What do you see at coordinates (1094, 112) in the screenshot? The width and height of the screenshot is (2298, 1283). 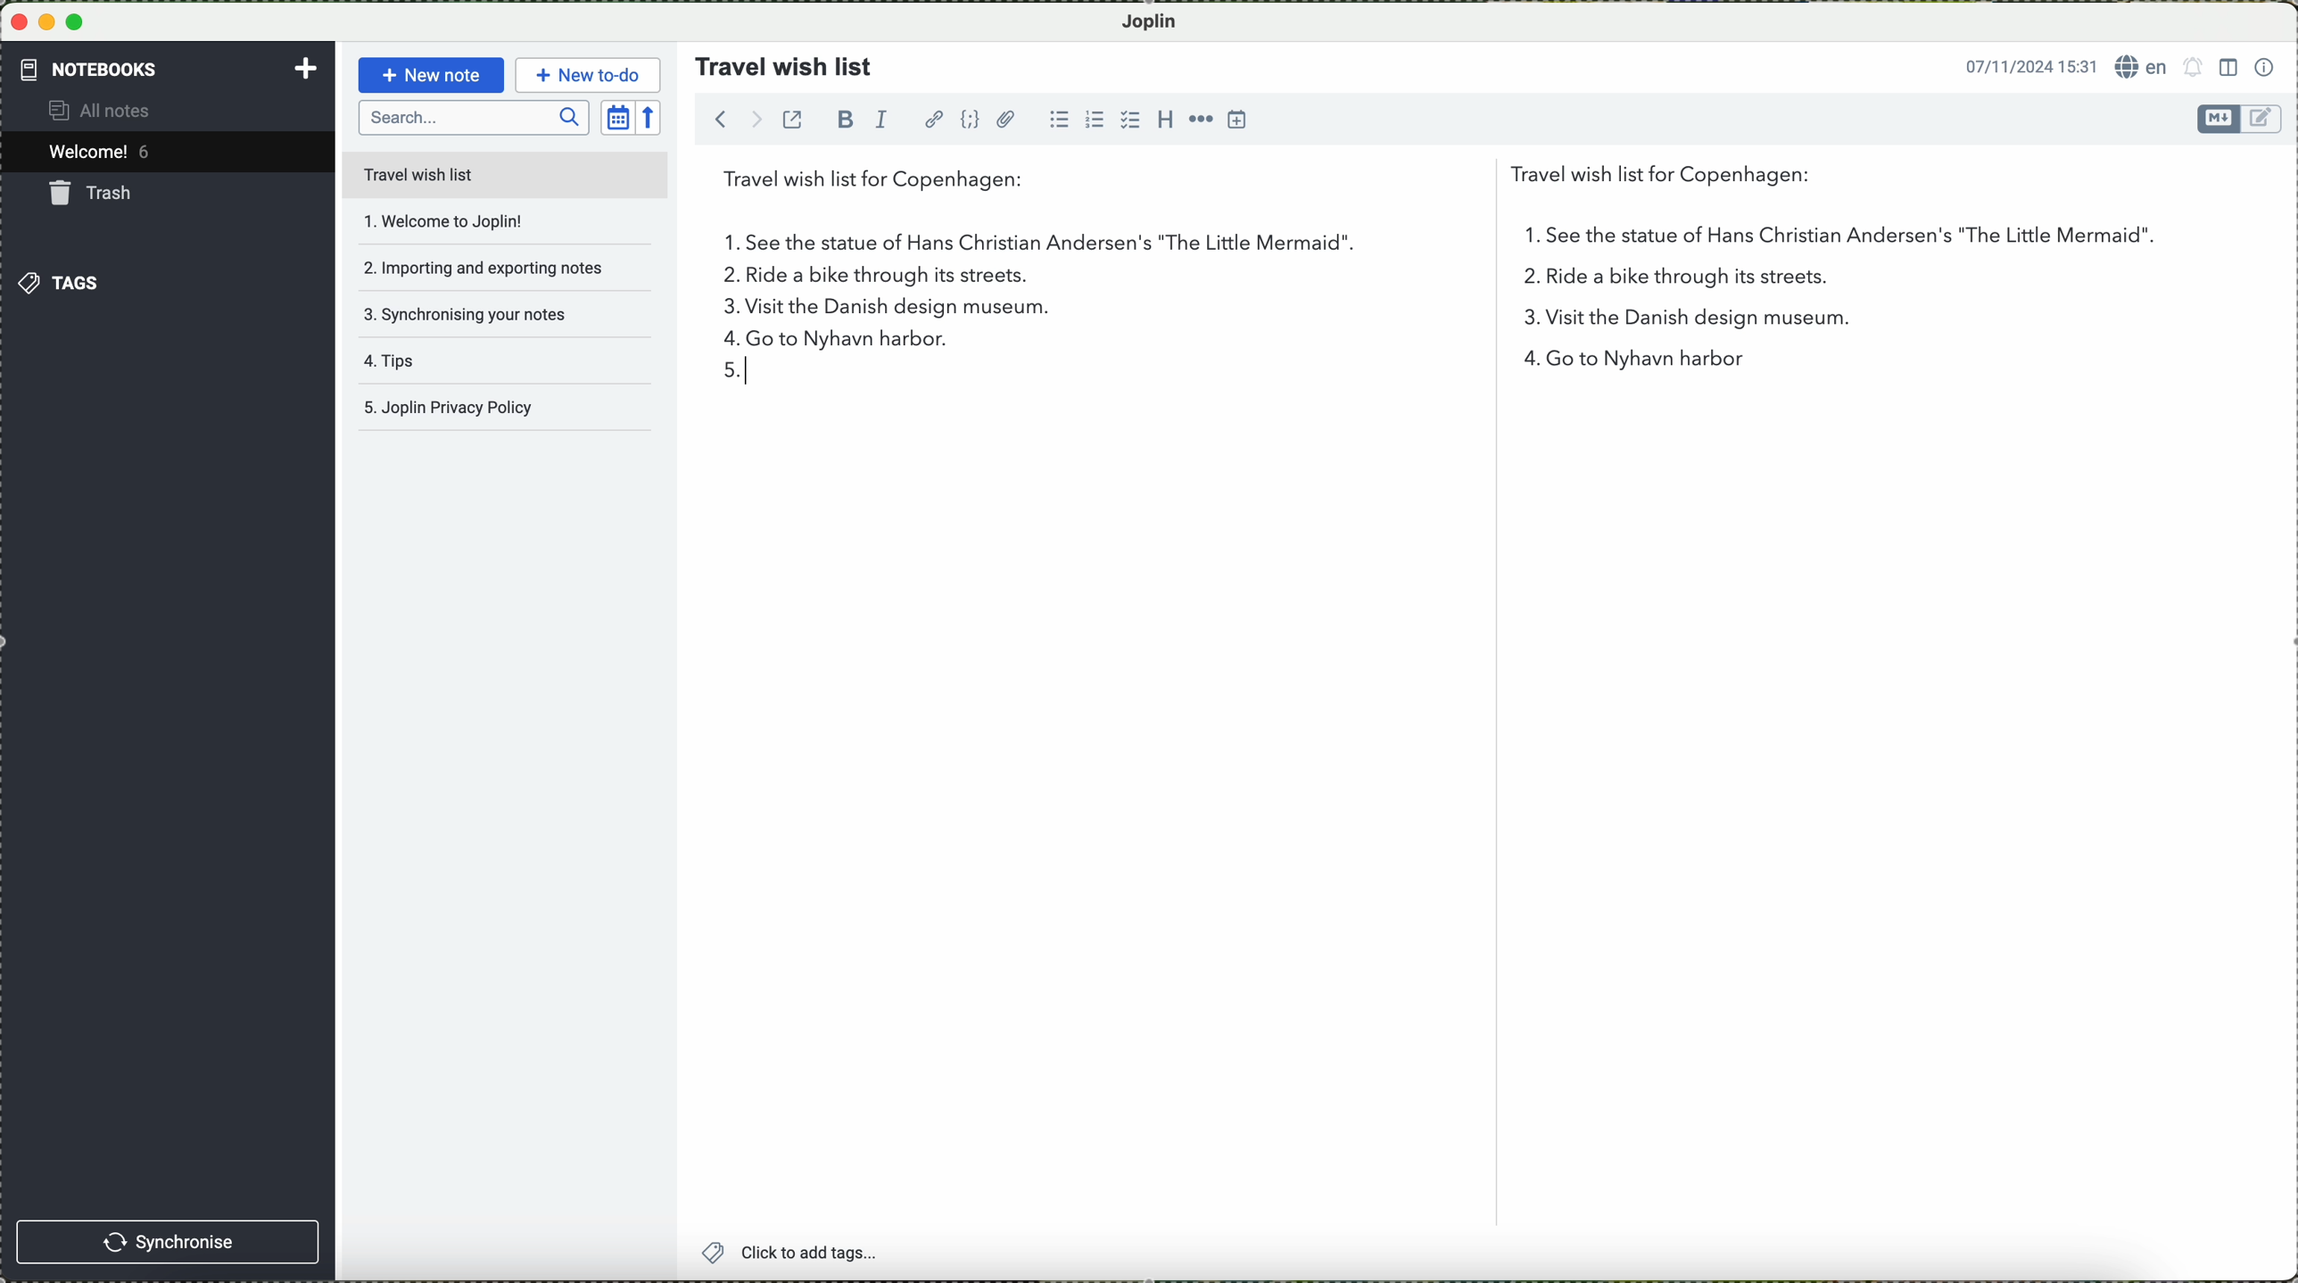 I see `numbered list` at bounding box center [1094, 112].